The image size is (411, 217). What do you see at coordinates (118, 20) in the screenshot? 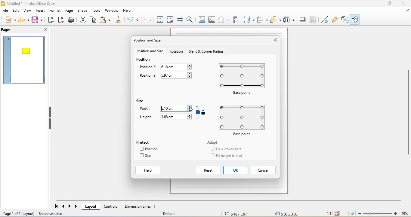
I see `clone formatting` at bounding box center [118, 20].